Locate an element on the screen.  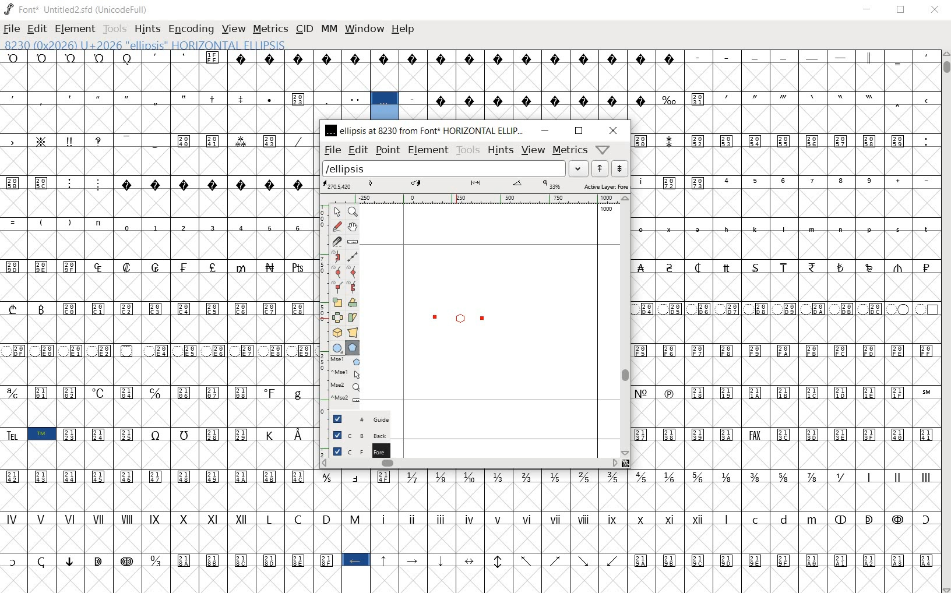
glyph characters is located at coordinates (625, 529).